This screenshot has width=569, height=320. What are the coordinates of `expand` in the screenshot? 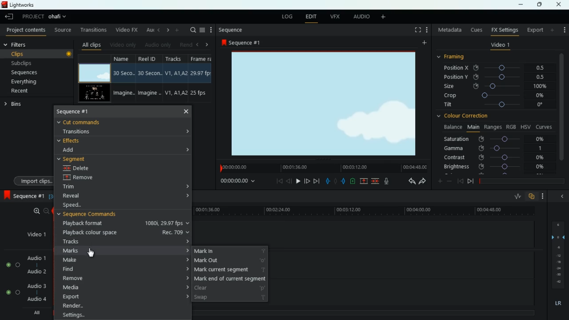 It's located at (185, 132).